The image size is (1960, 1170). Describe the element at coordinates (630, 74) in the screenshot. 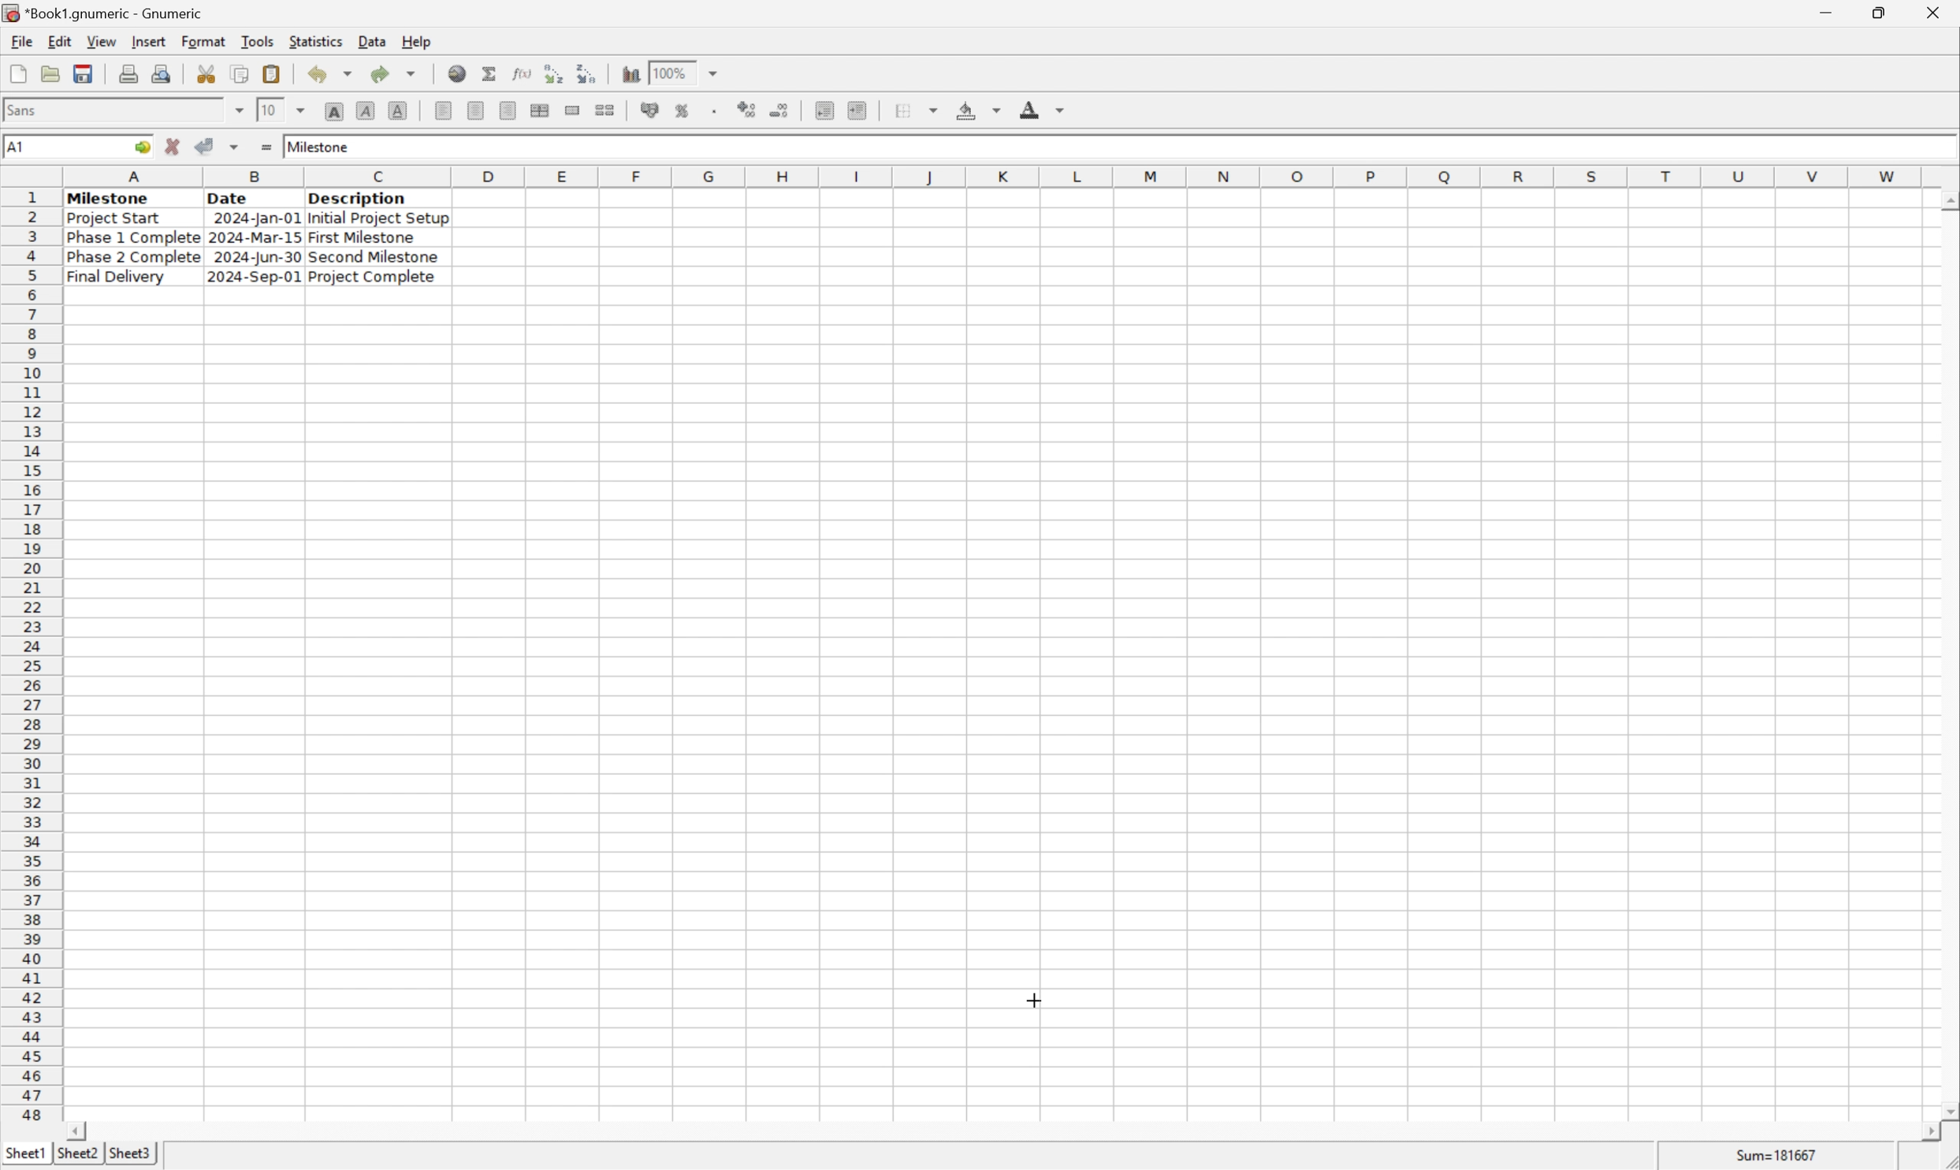

I see `insert chart` at that location.